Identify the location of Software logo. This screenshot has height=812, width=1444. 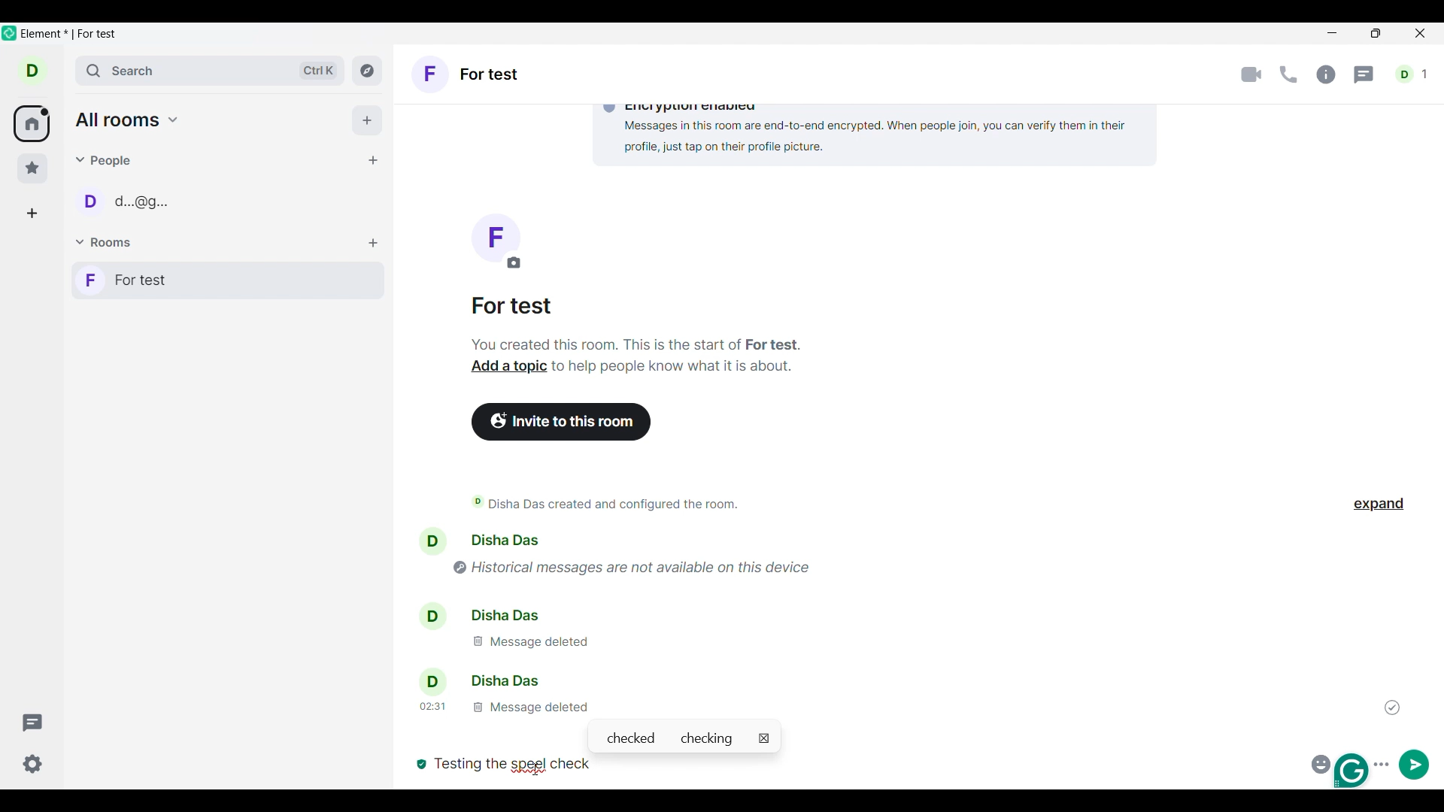
(10, 32).